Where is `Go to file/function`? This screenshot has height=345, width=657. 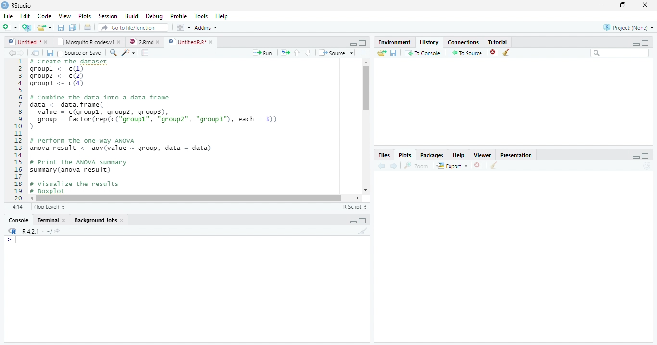
Go to file/function is located at coordinates (133, 28).